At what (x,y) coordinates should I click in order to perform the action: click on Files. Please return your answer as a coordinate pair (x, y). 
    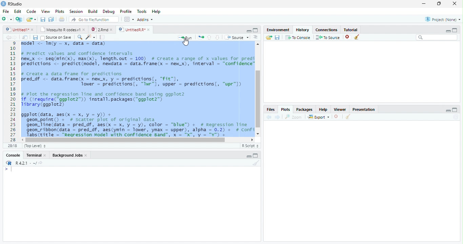
    Looking at the image, I should click on (271, 109).